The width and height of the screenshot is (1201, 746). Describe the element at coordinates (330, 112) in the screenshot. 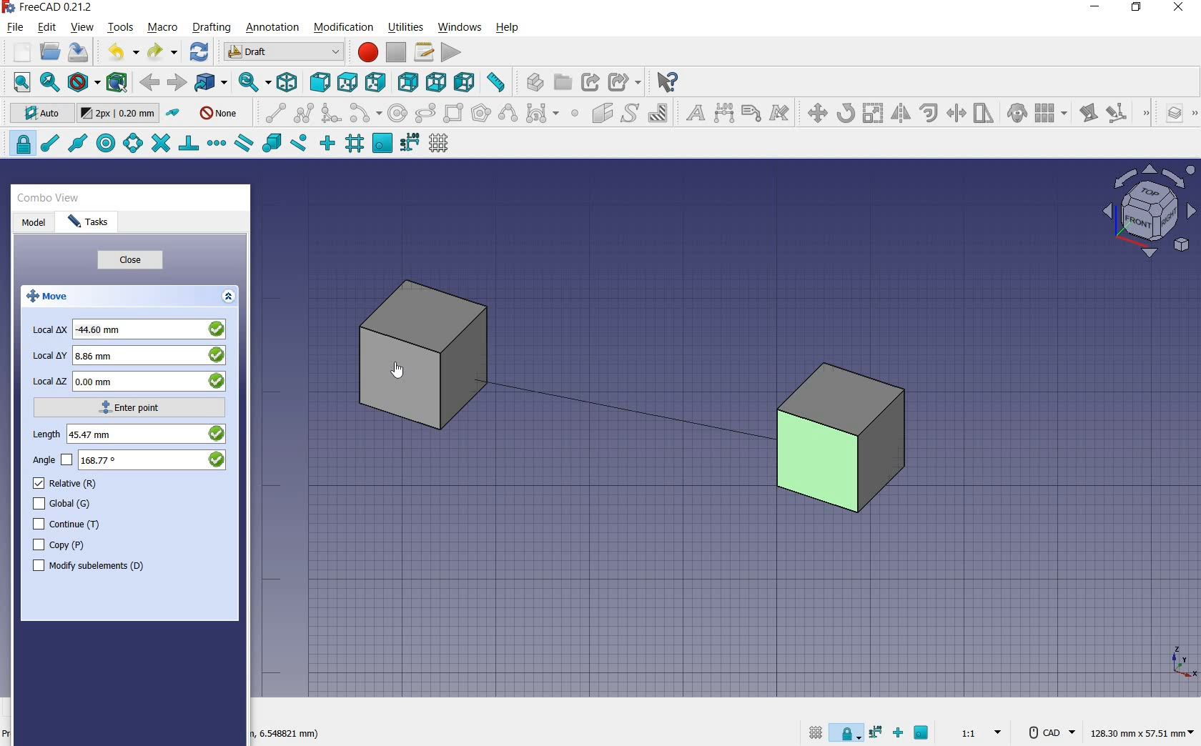

I see `fillet` at that location.